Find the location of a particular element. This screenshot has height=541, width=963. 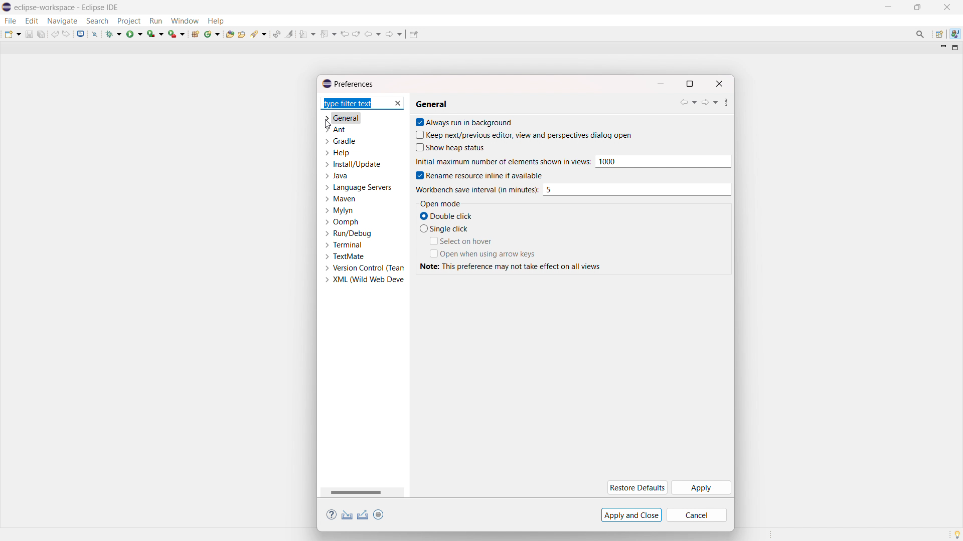

minimize dialogbox is located at coordinates (660, 84).